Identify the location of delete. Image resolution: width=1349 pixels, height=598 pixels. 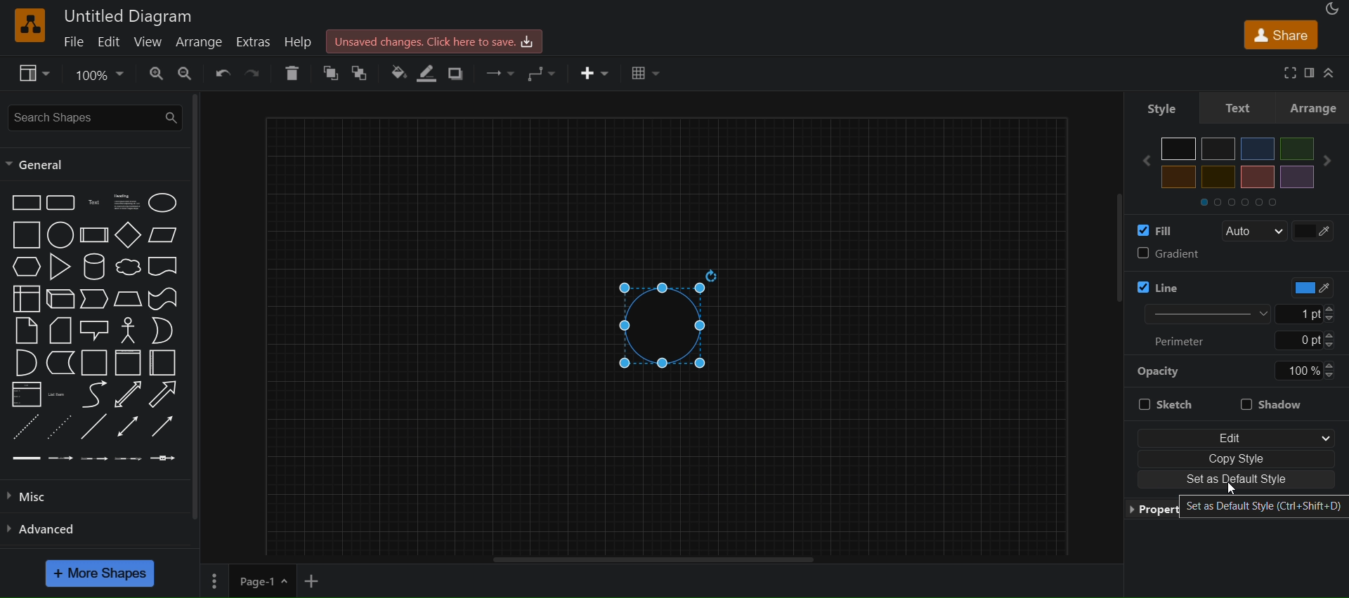
(292, 73).